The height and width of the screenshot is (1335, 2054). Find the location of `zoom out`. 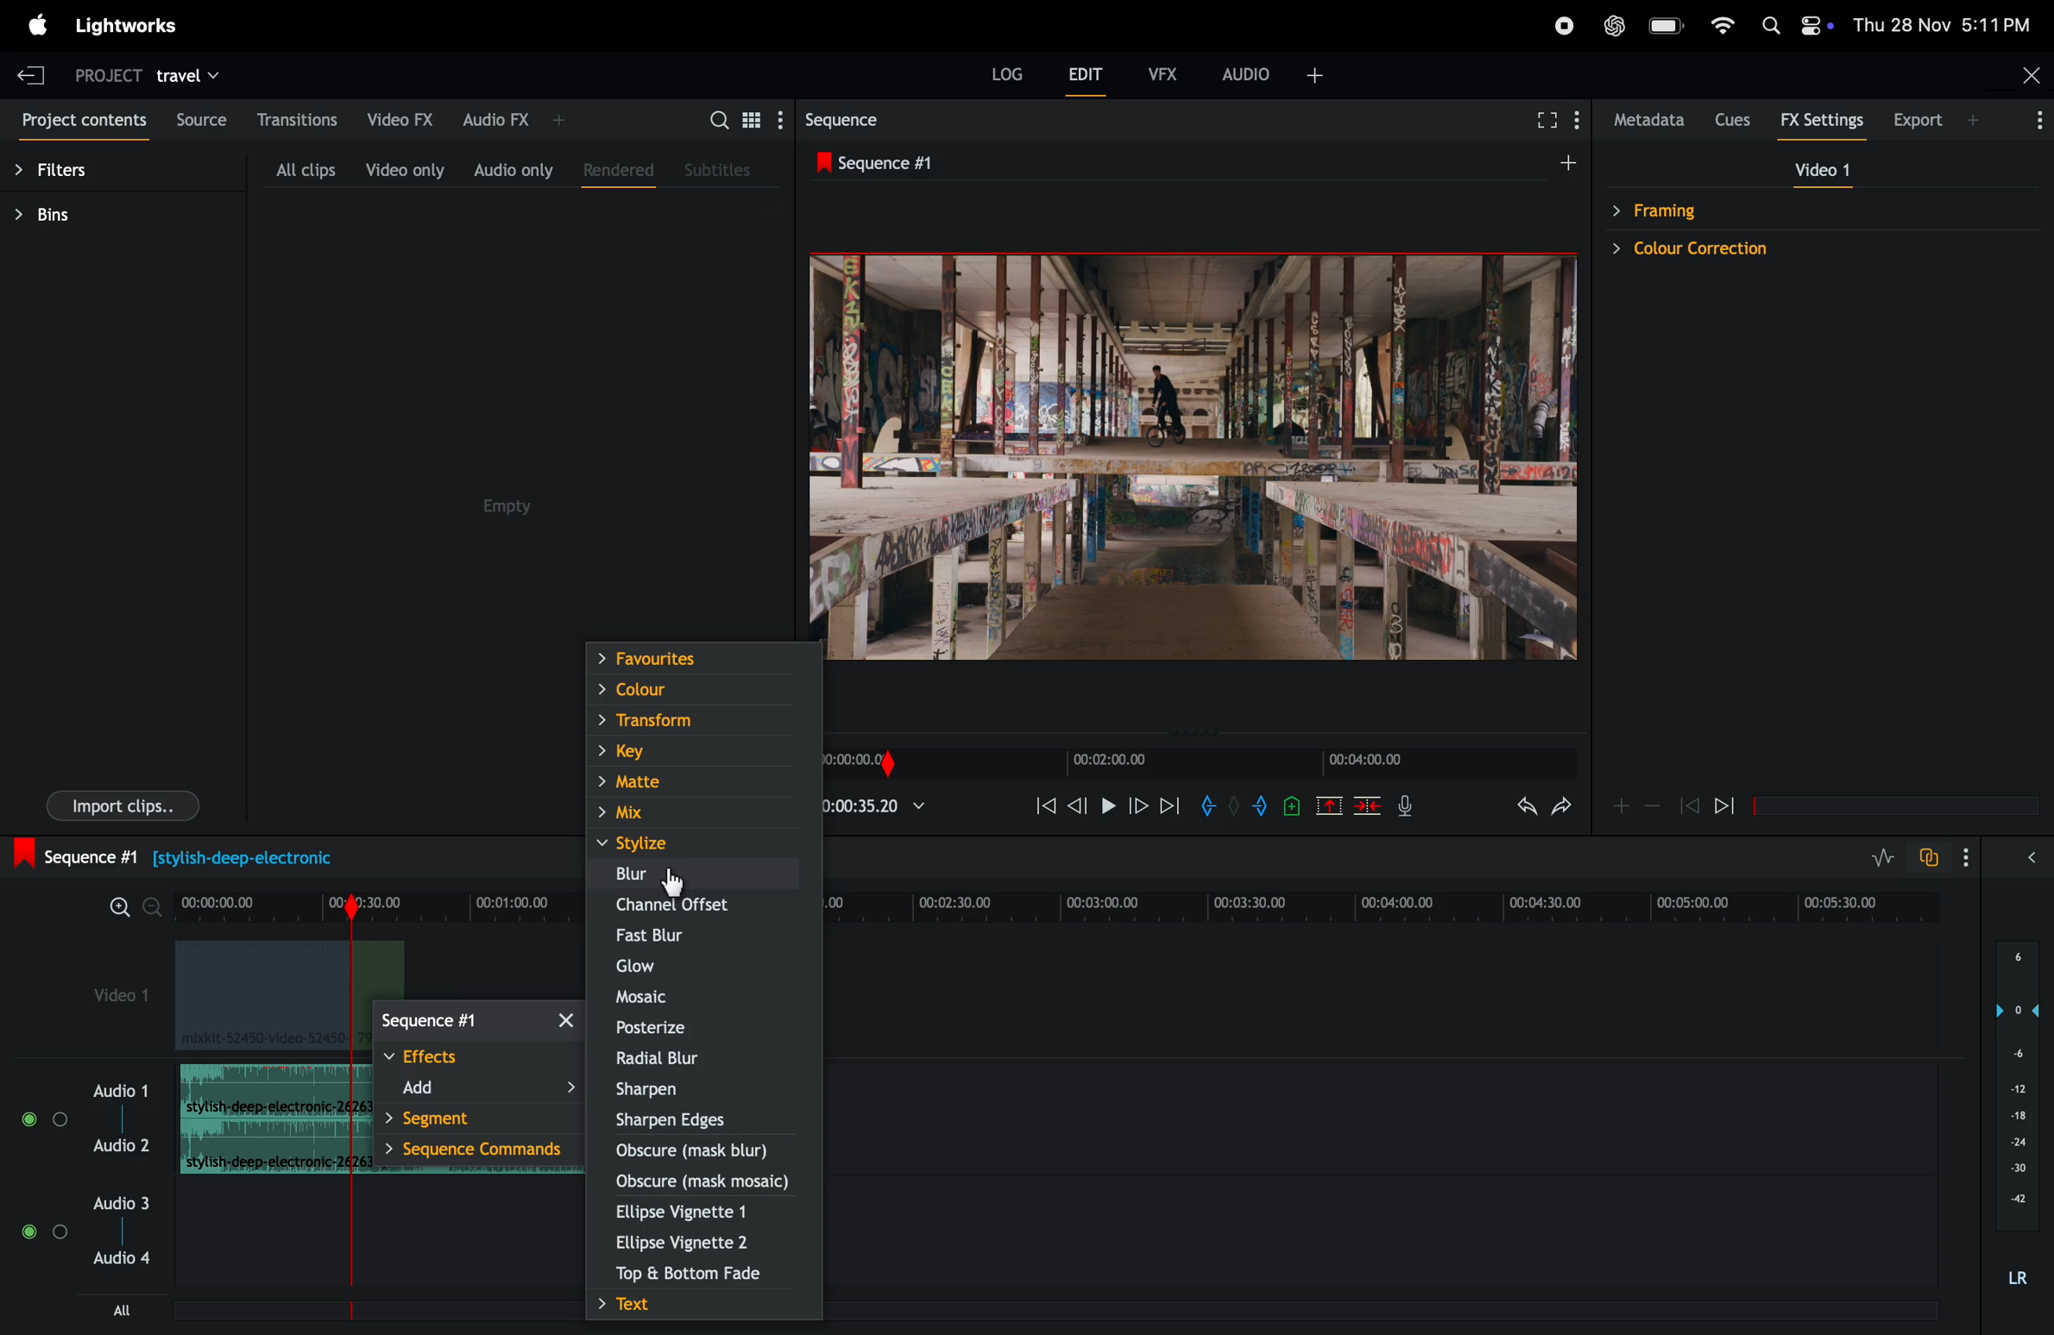

zoom out is located at coordinates (1653, 809).